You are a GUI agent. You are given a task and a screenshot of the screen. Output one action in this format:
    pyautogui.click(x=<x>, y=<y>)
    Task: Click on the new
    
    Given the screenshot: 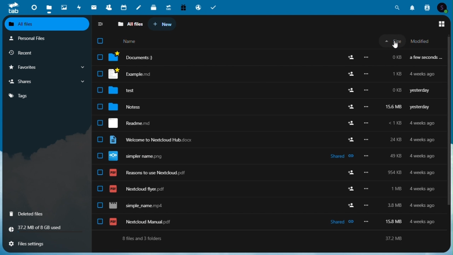 What is the action you would take?
    pyautogui.click(x=162, y=25)
    